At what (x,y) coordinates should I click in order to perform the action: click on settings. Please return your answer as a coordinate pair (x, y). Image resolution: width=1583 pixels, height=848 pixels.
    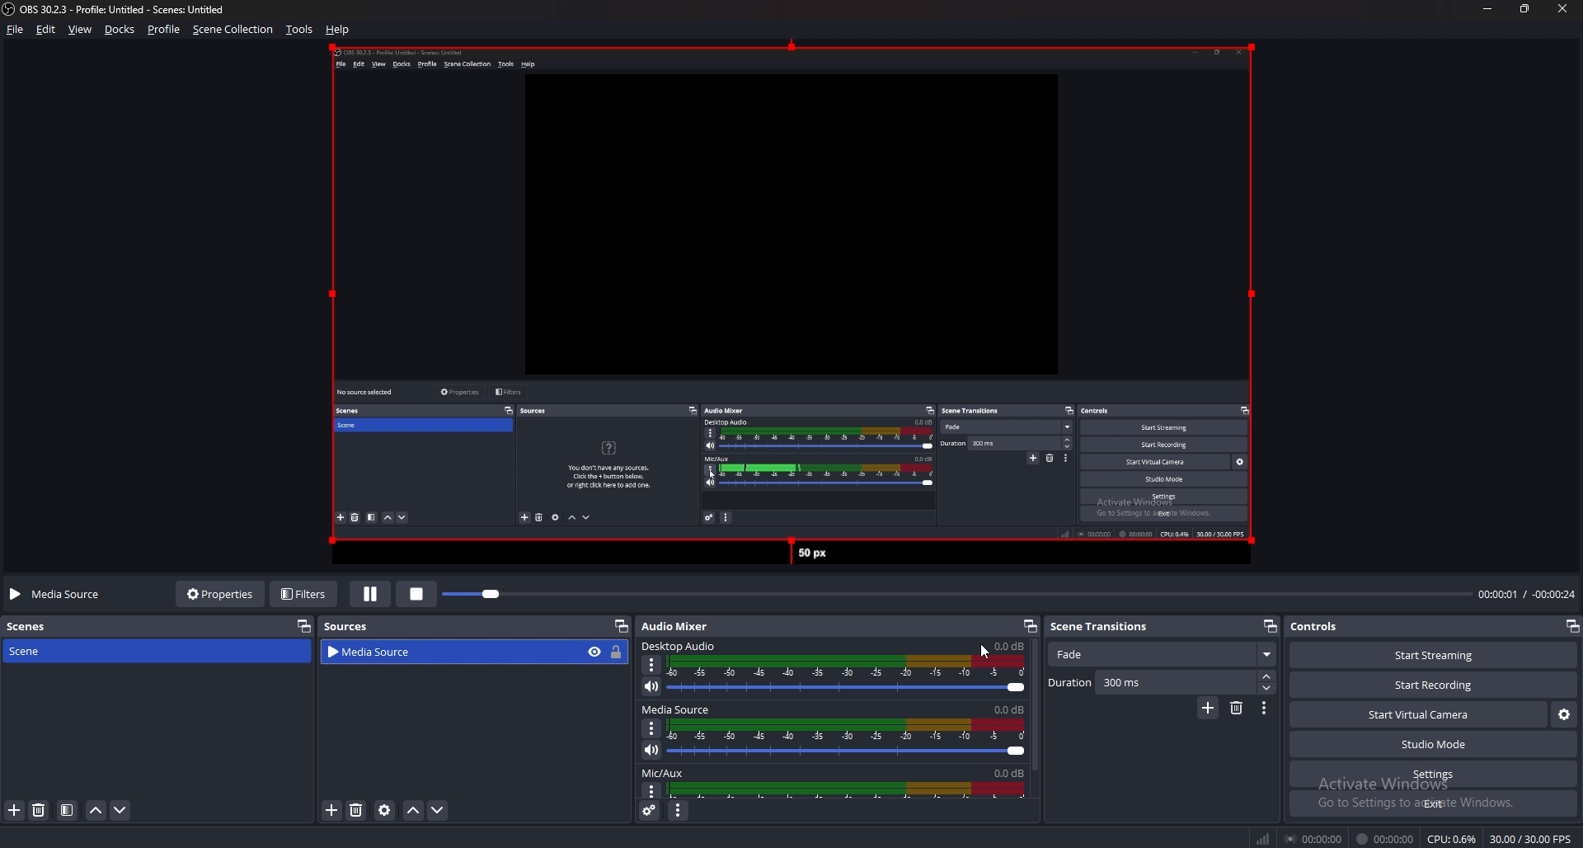
    Looking at the image, I should click on (1431, 775).